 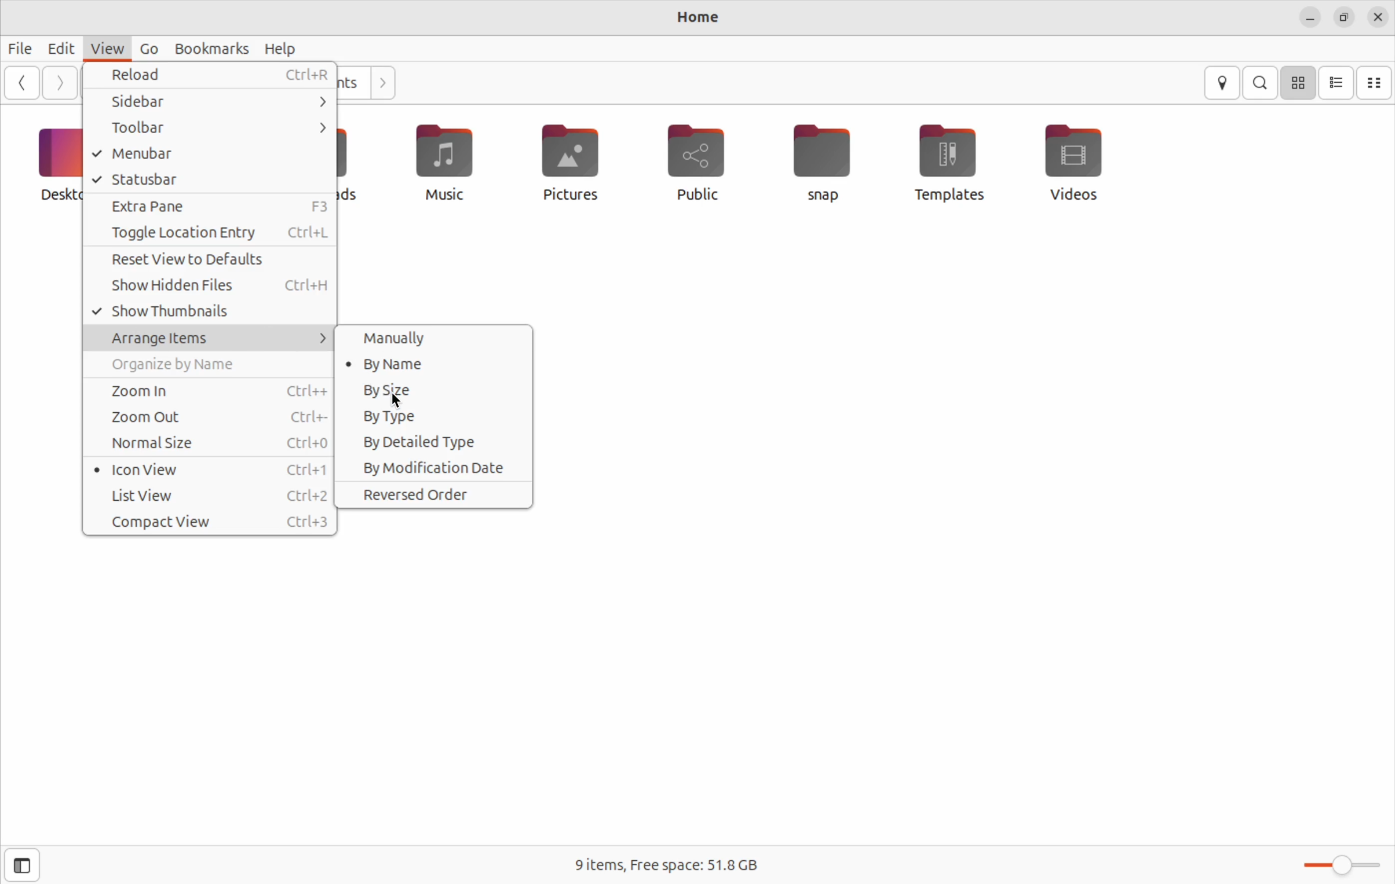 What do you see at coordinates (209, 102) in the screenshot?
I see `sidebar` at bounding box center [209, 102].